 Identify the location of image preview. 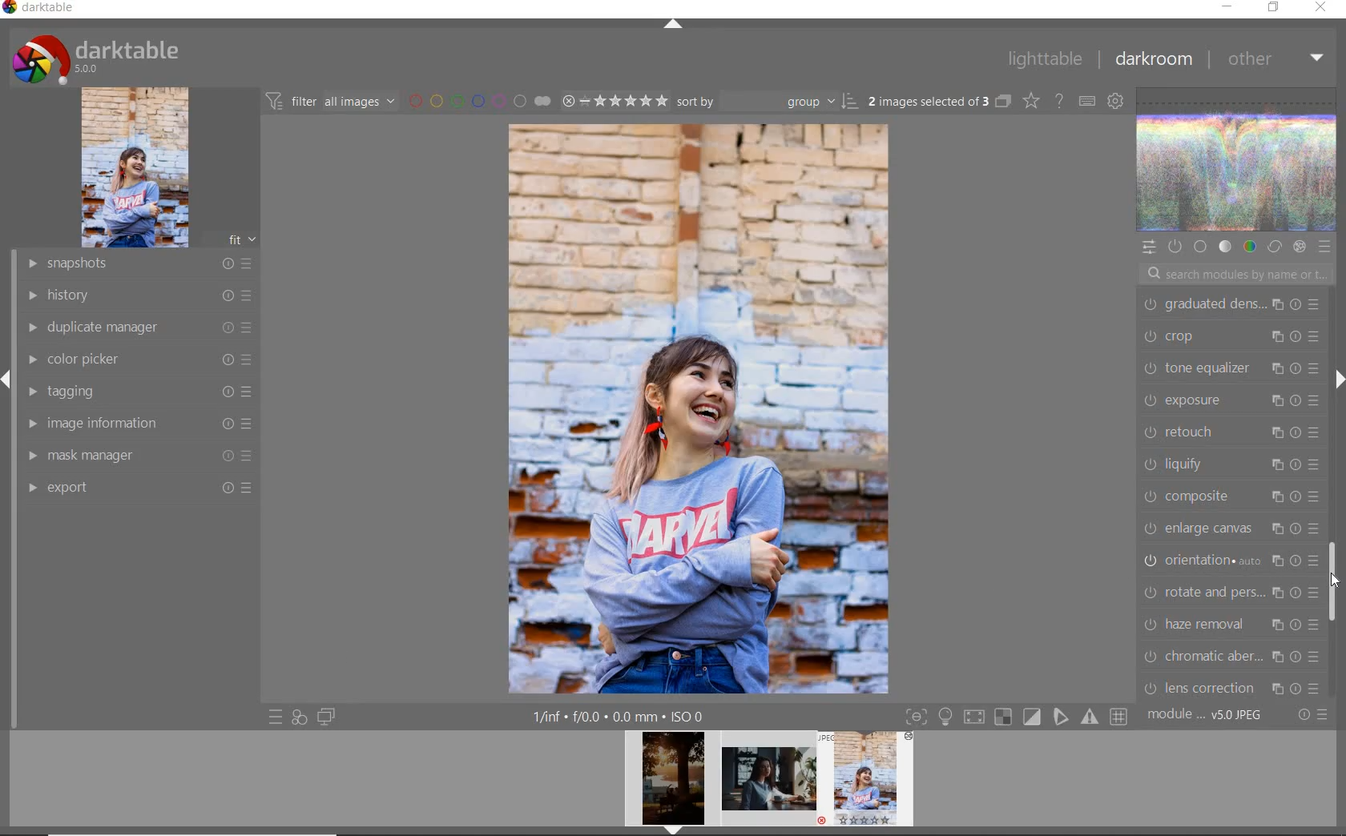
(668, 783).